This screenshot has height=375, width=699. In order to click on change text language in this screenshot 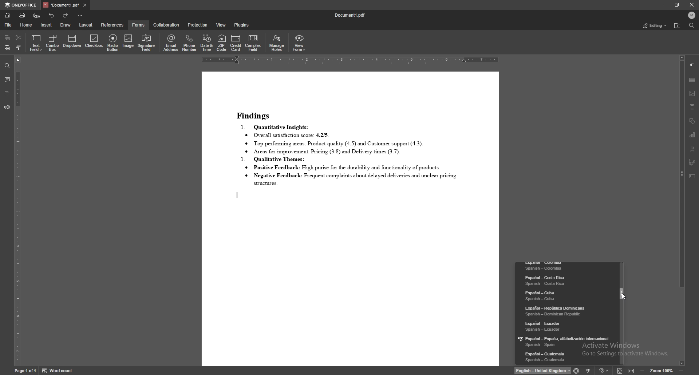, I will do `click(542, 371)`.